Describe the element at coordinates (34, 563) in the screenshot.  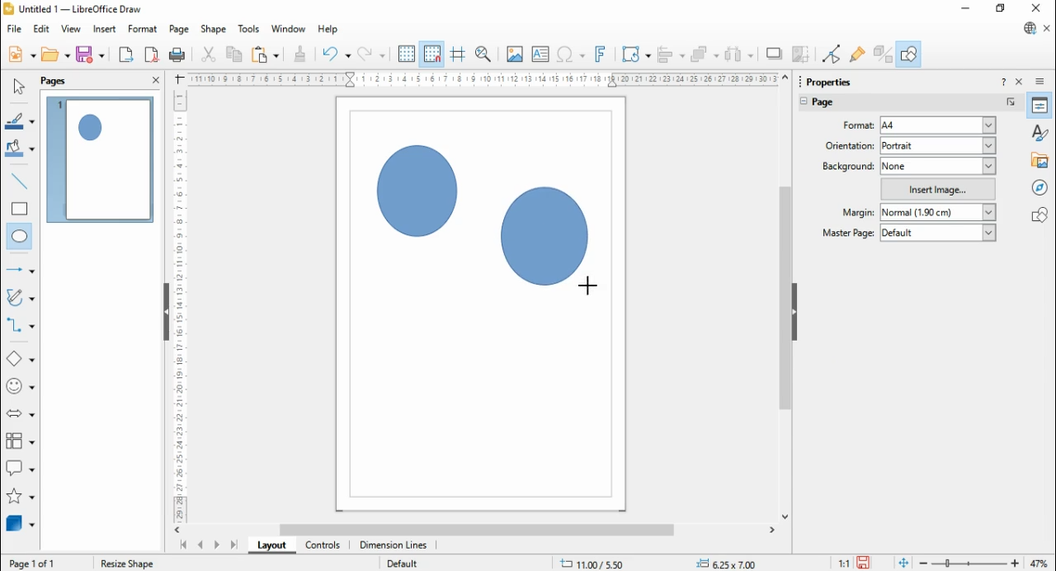
I see `Page 10f 1` at that location.